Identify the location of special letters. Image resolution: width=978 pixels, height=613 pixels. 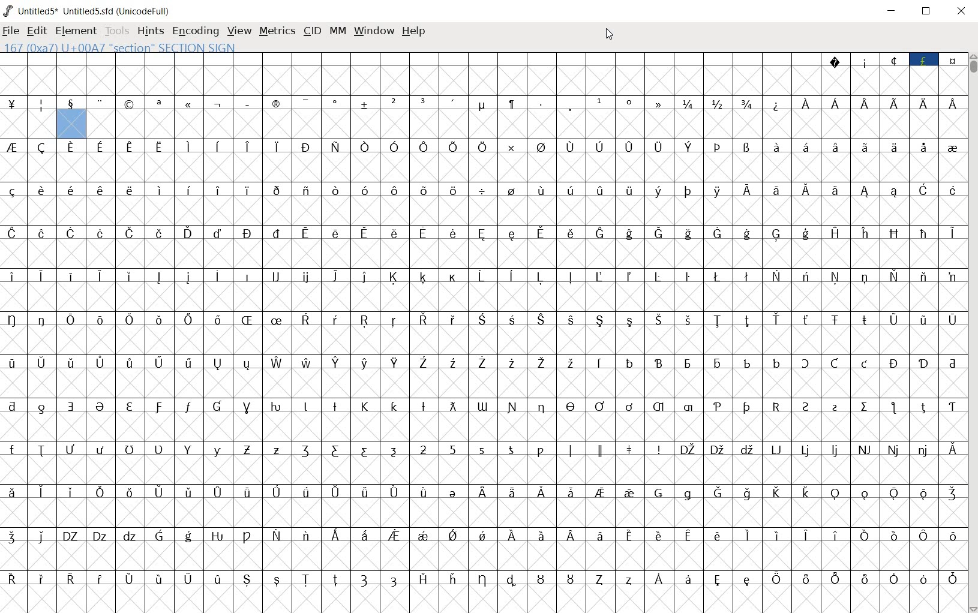
(487, 145).